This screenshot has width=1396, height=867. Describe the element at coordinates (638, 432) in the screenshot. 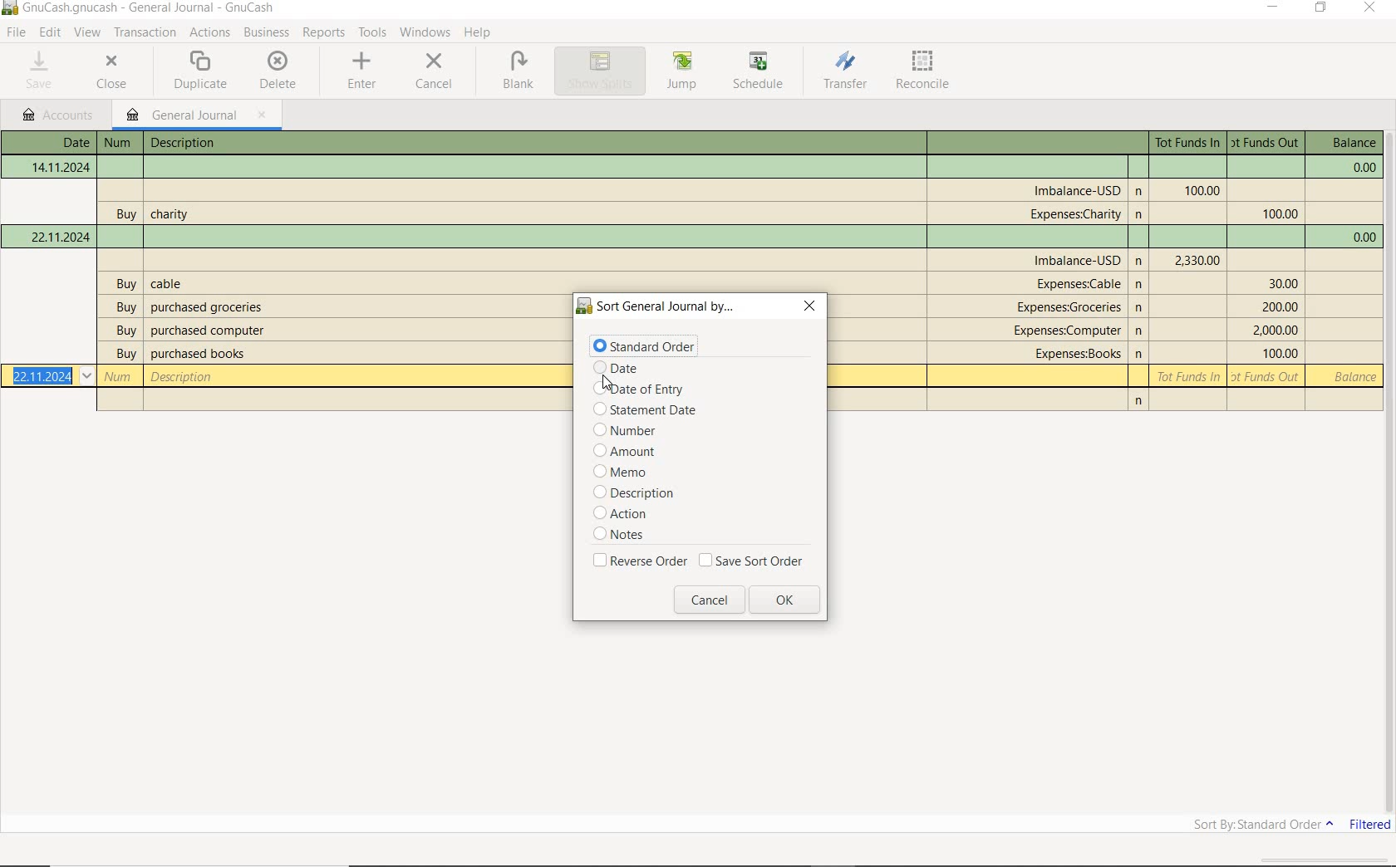

I see `number` at that location.